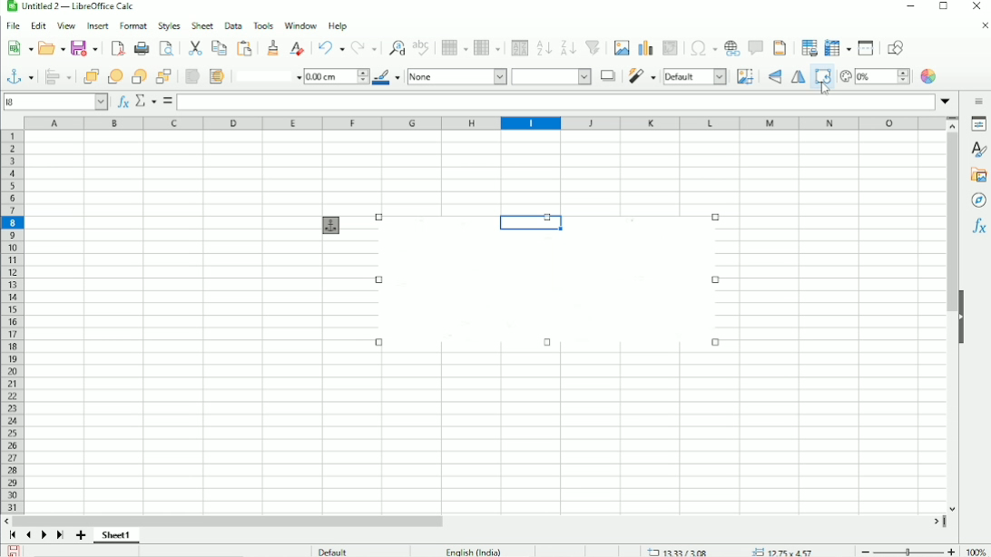 Image resolution: width=991 pixels, height=557 pixels. I want to click on Spell check, so click(423, 47).